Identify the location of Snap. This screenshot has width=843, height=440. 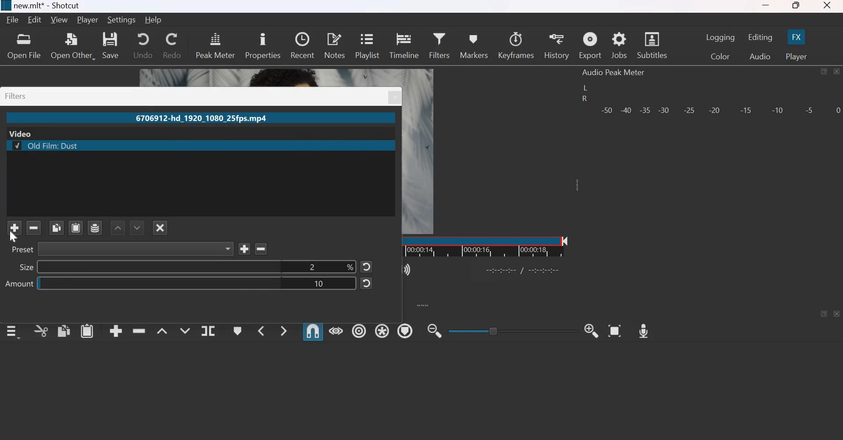
(313, 331).